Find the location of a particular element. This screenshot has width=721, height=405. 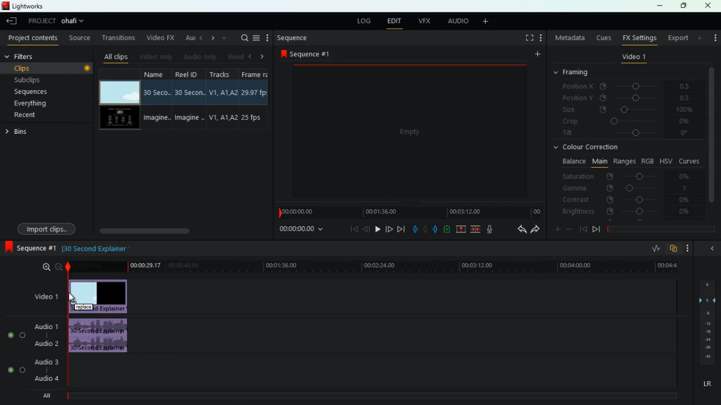

clips is located at coordinates (49, 67).